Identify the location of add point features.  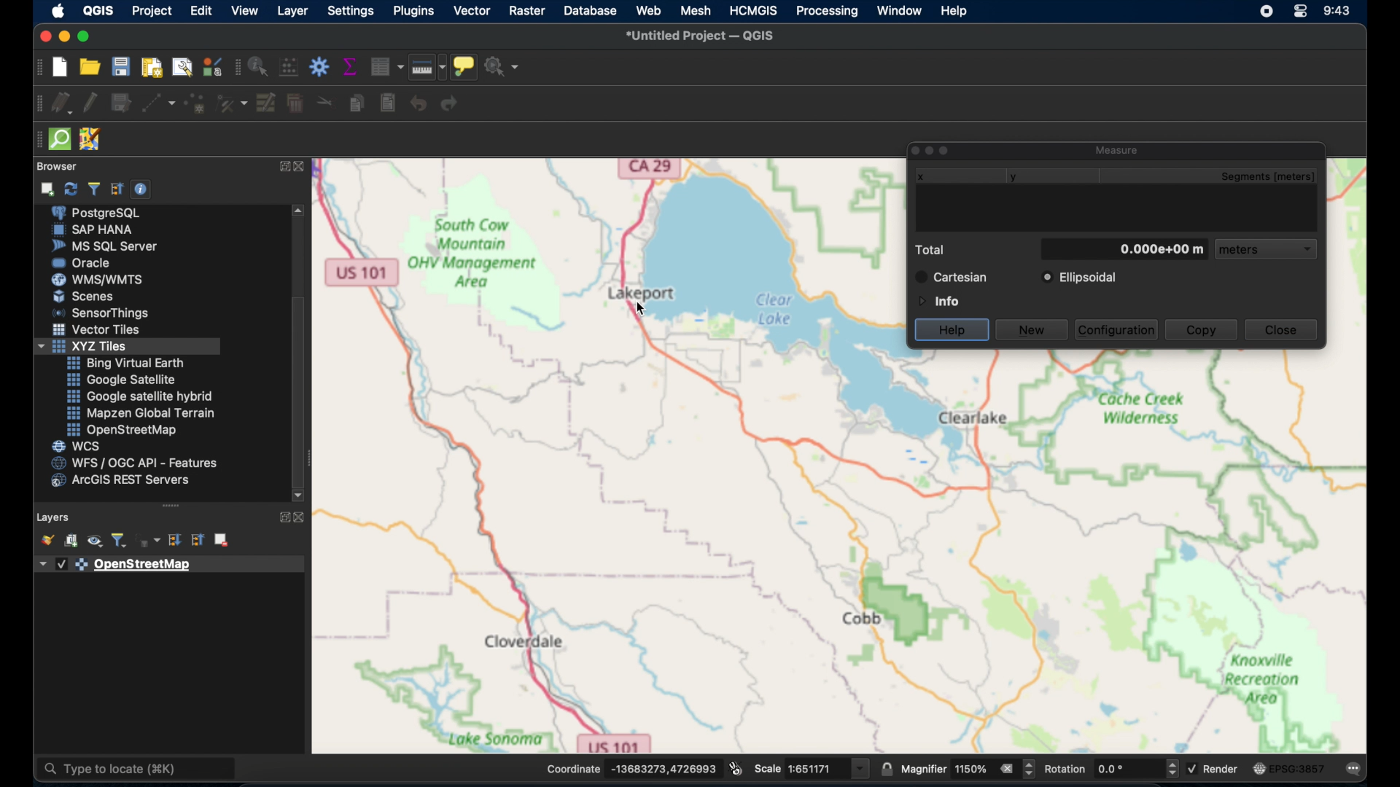
(195, 103).